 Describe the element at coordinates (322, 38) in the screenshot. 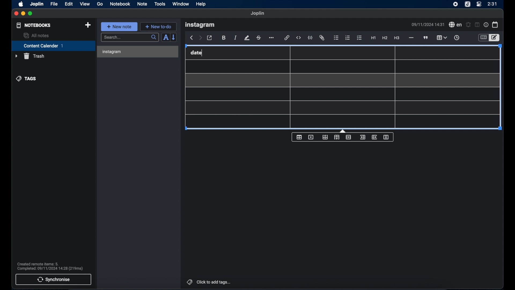

I see `attach file` at that location.